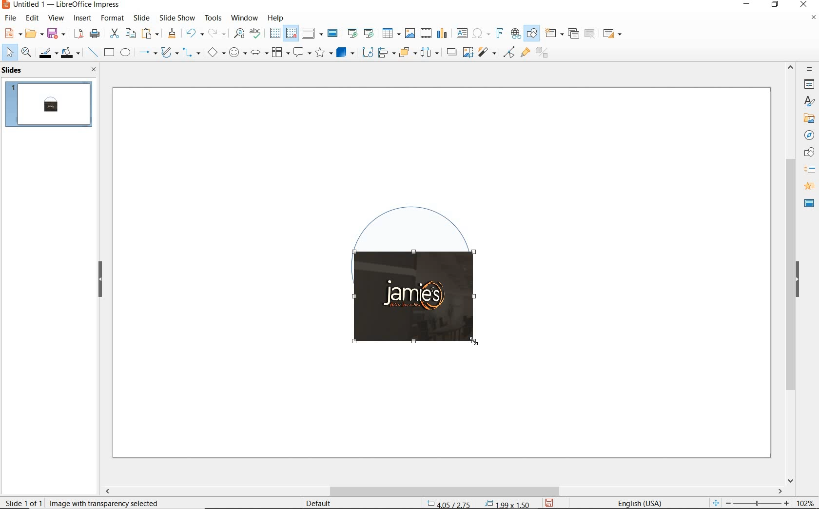 This screenshot has height=509, width=819. What do you see at coordinates (112, 18) in the screenshot?
I see `format` at bounding box center [112, 18].